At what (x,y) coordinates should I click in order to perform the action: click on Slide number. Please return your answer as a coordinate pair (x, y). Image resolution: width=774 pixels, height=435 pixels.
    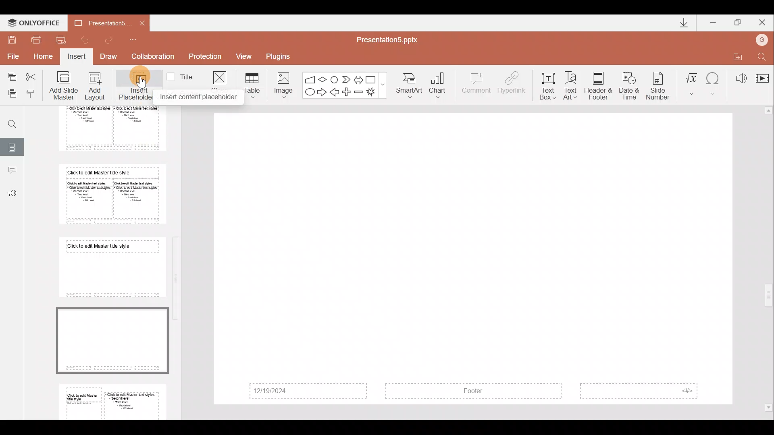
    Looking at the image, I should click on (660, 84).